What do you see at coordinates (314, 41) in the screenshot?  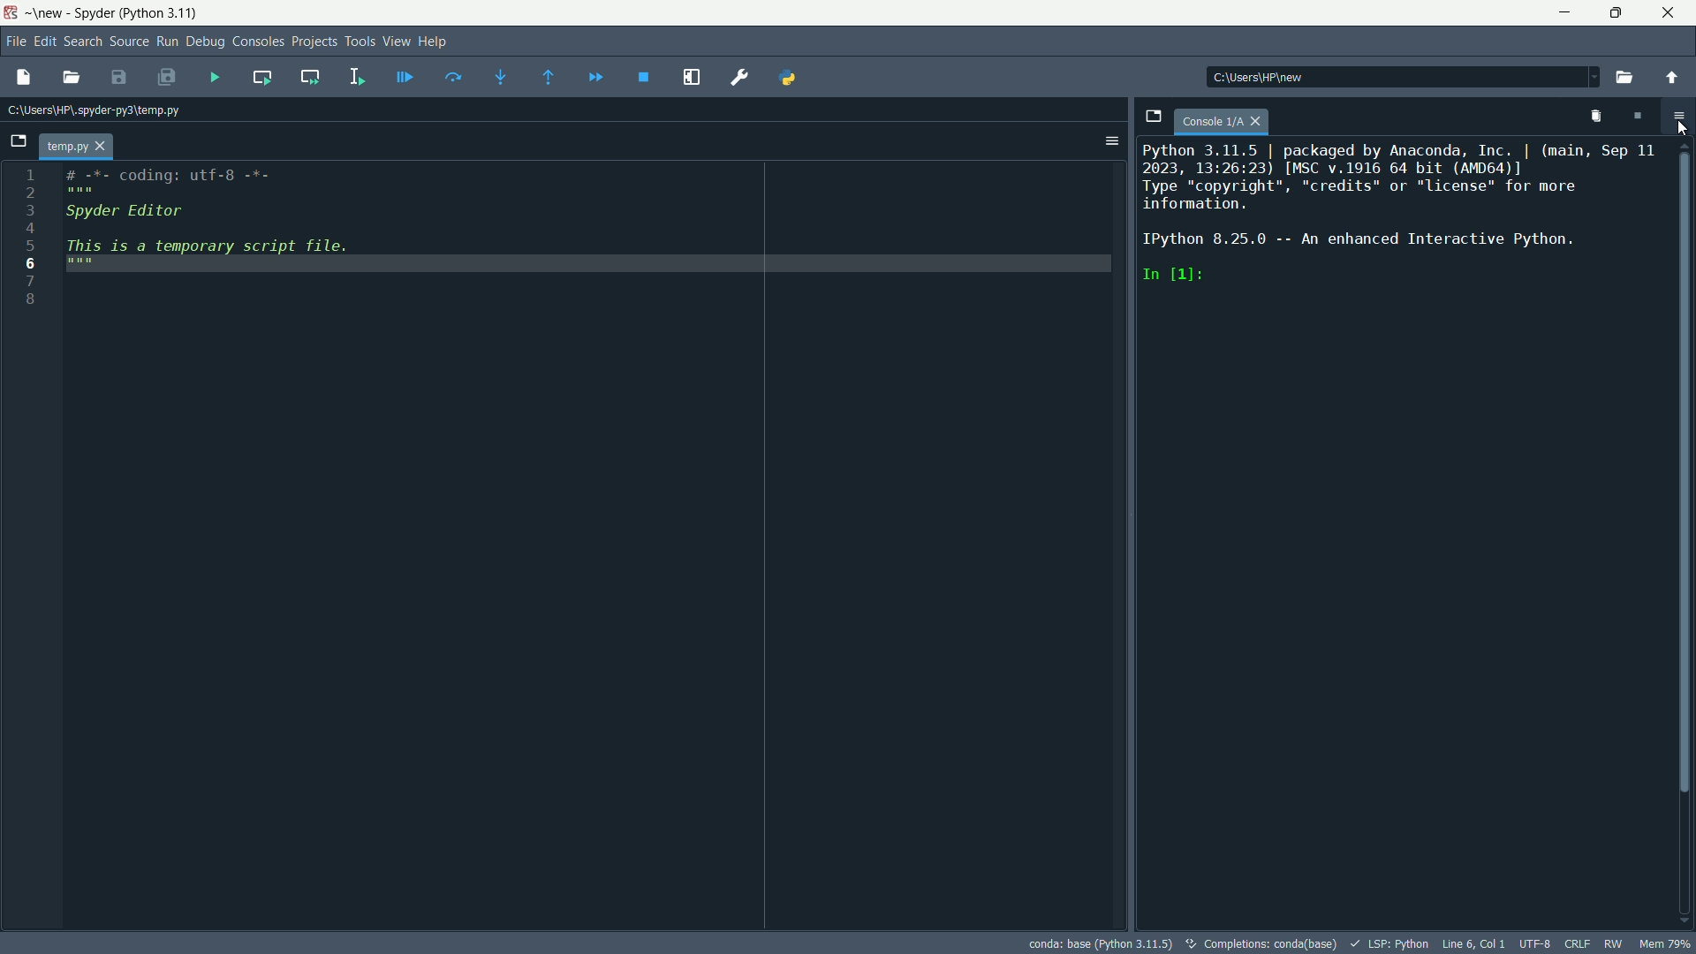 I see `projects menu` at bounding box center [314, 41].